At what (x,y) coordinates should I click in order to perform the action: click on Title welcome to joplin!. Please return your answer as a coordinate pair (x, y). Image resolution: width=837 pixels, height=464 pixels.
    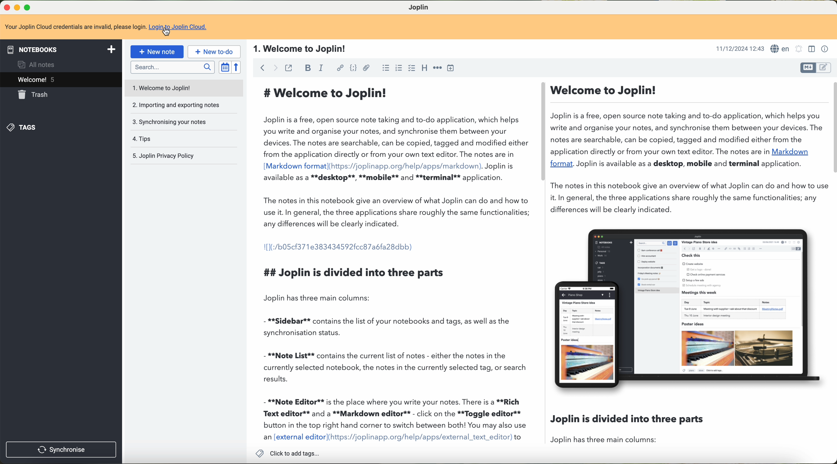
    Looking at the image, I should click on (297, 48).